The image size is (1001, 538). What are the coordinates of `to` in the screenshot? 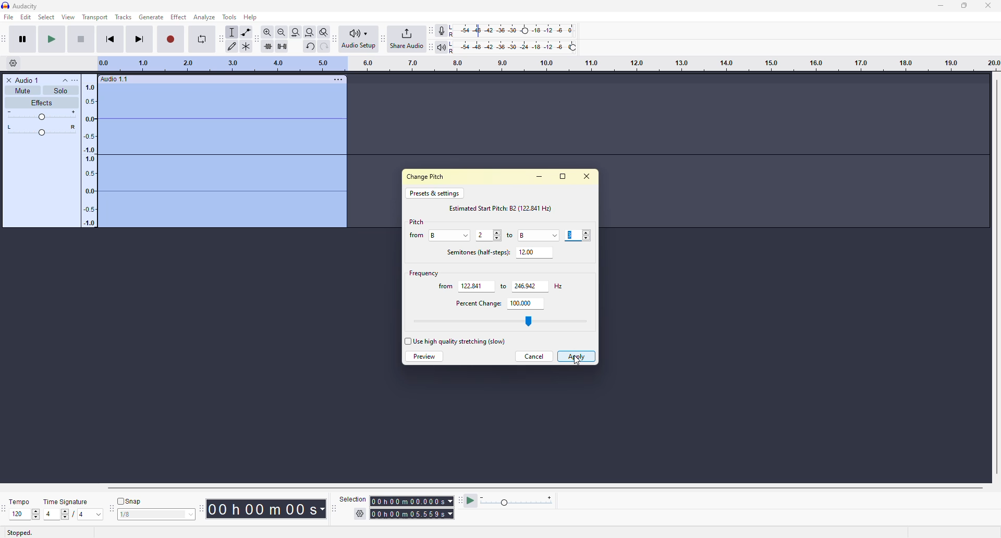 It's located at (511, 236).